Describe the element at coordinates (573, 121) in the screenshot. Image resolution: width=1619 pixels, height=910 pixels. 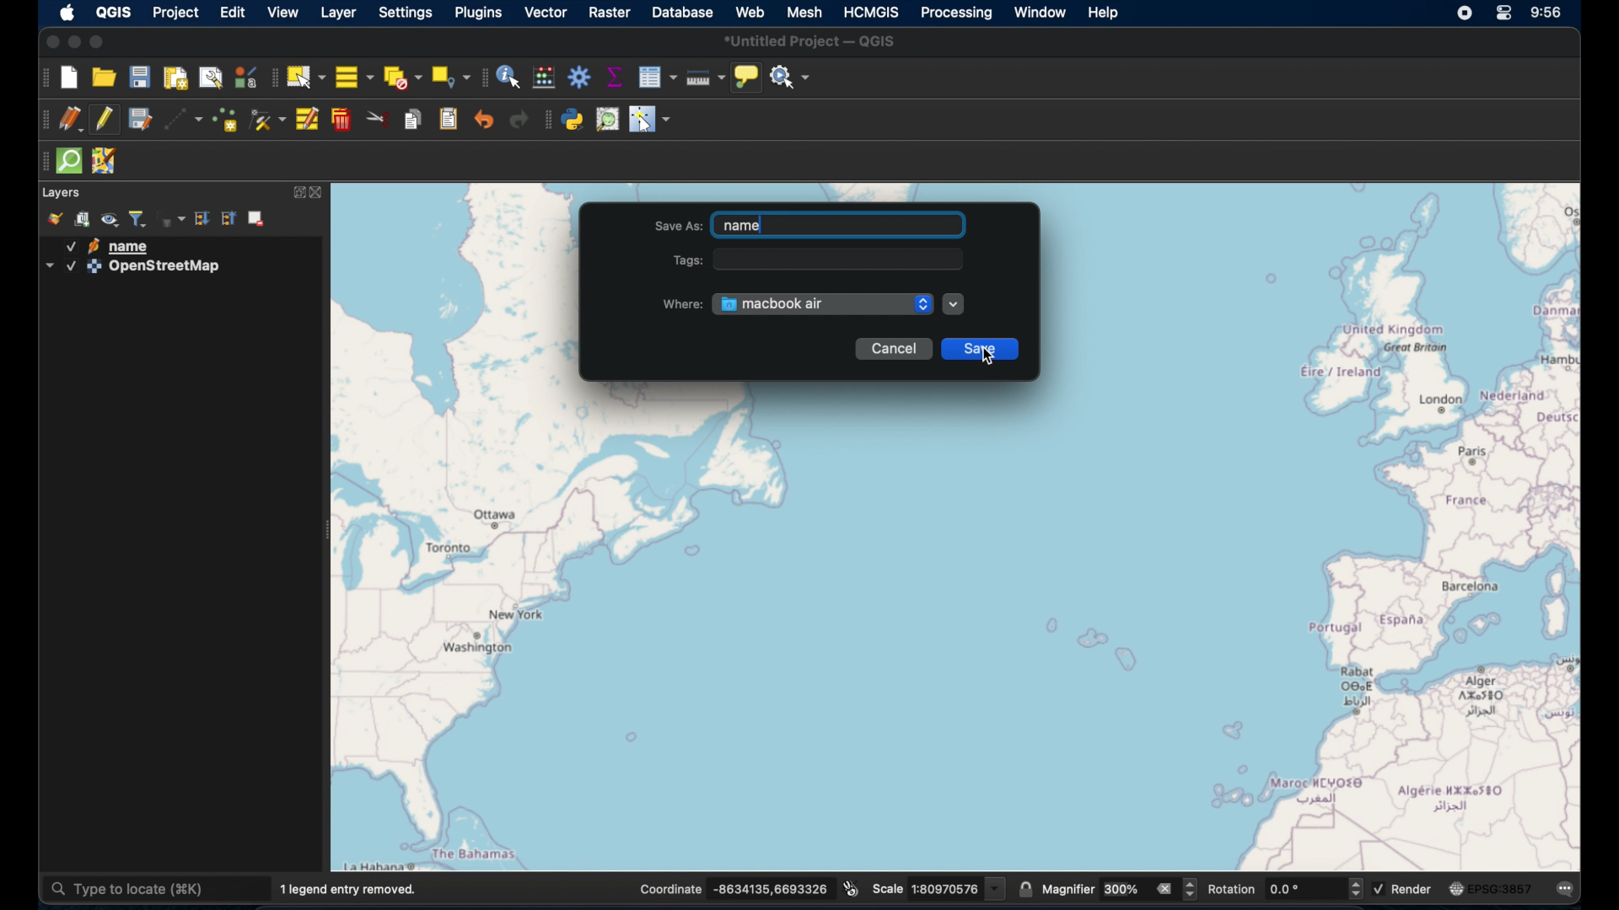
I see `python console` at that location.